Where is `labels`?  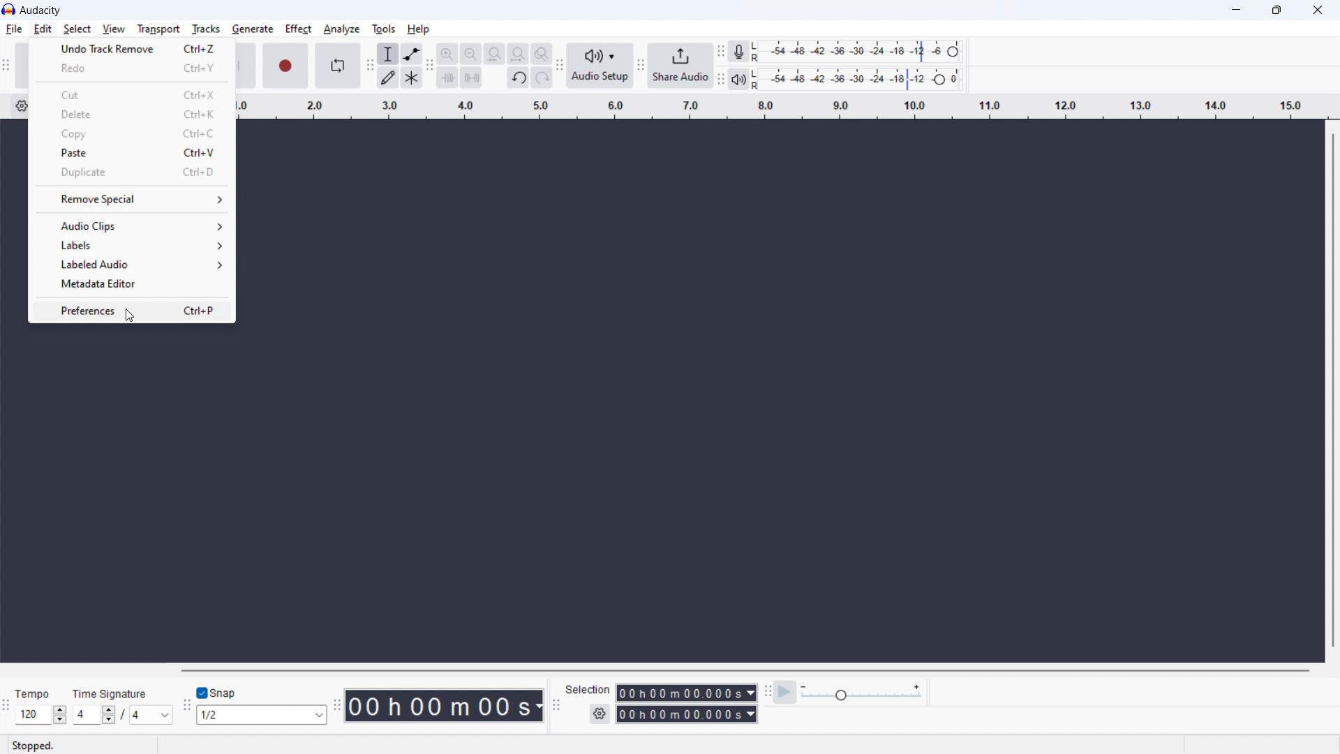
labels is located at coordinates (131, 244).